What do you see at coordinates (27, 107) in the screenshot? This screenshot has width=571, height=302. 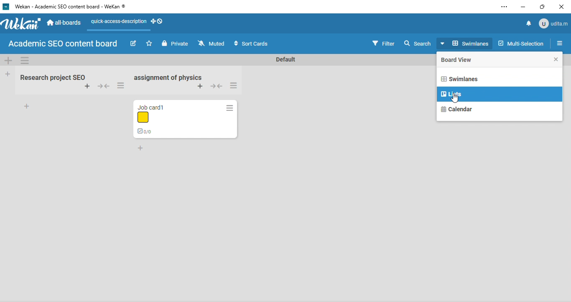 I see `add` at bounding box center [27, 107].